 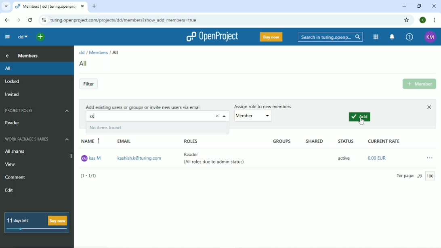 What do you see at coordinates (256, 116) in the screenshot?
I see `member` at bounding box center [256, 116].